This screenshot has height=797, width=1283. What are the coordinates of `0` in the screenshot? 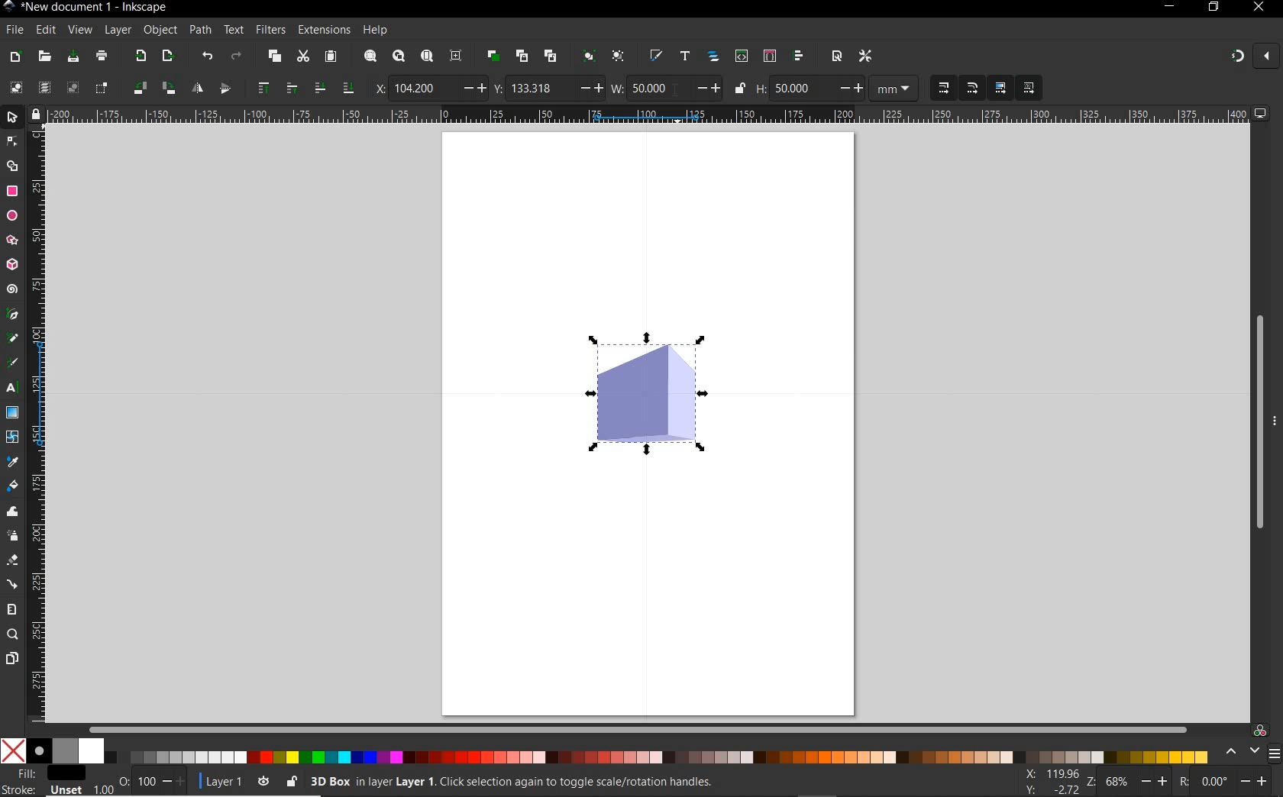 It's located at (1214, 781).